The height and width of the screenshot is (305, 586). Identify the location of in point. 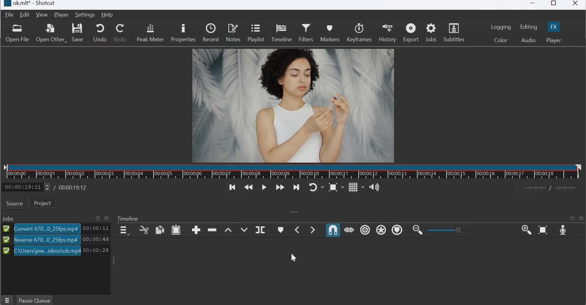
(552, 189).